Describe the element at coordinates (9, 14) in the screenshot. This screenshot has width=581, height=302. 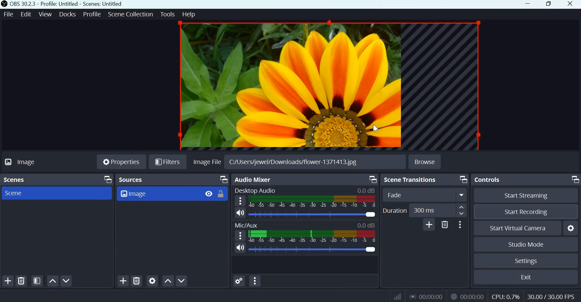
I see `file` at that location.